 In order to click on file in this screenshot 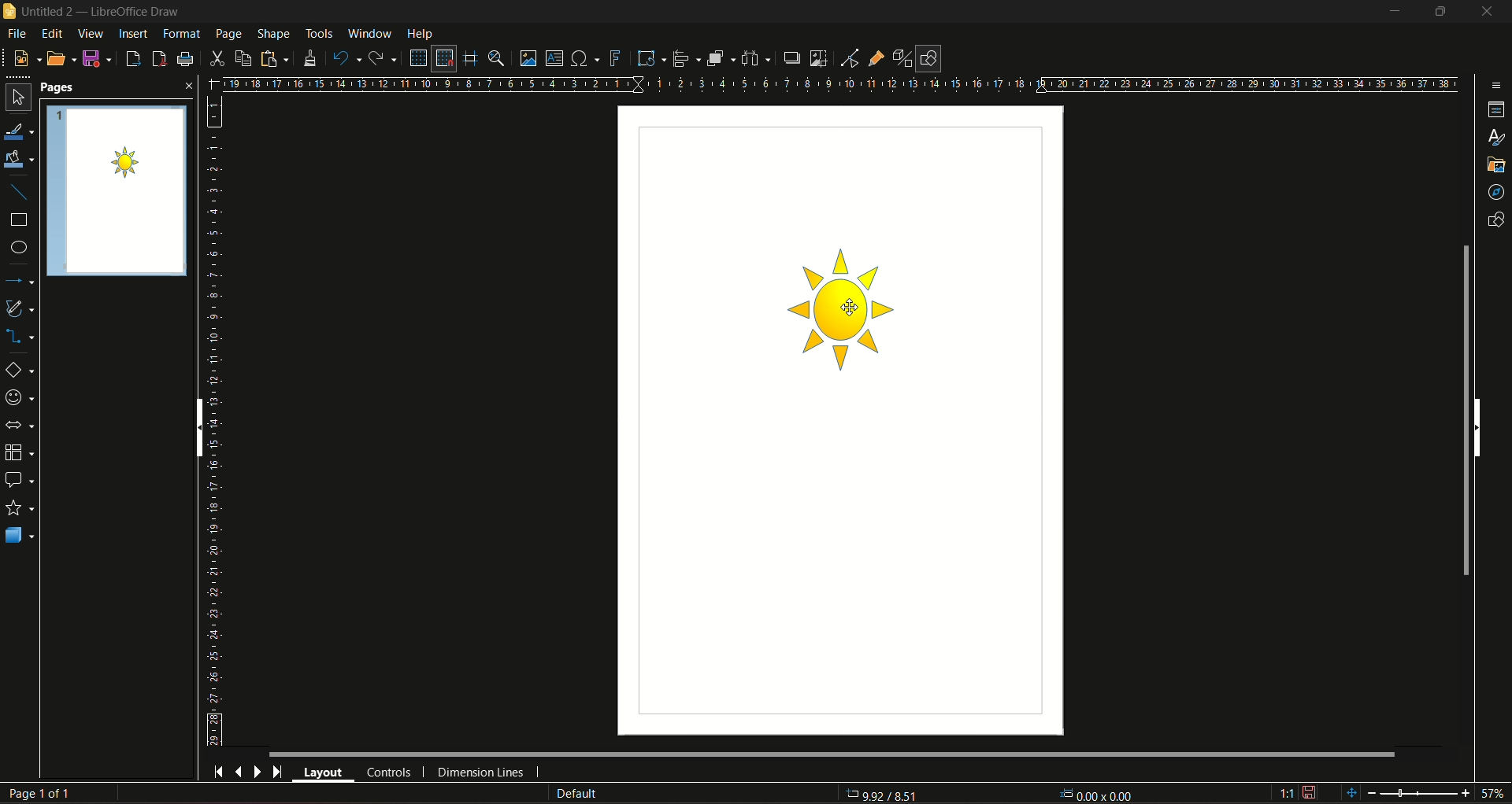, I will do `click(21, 35)`.